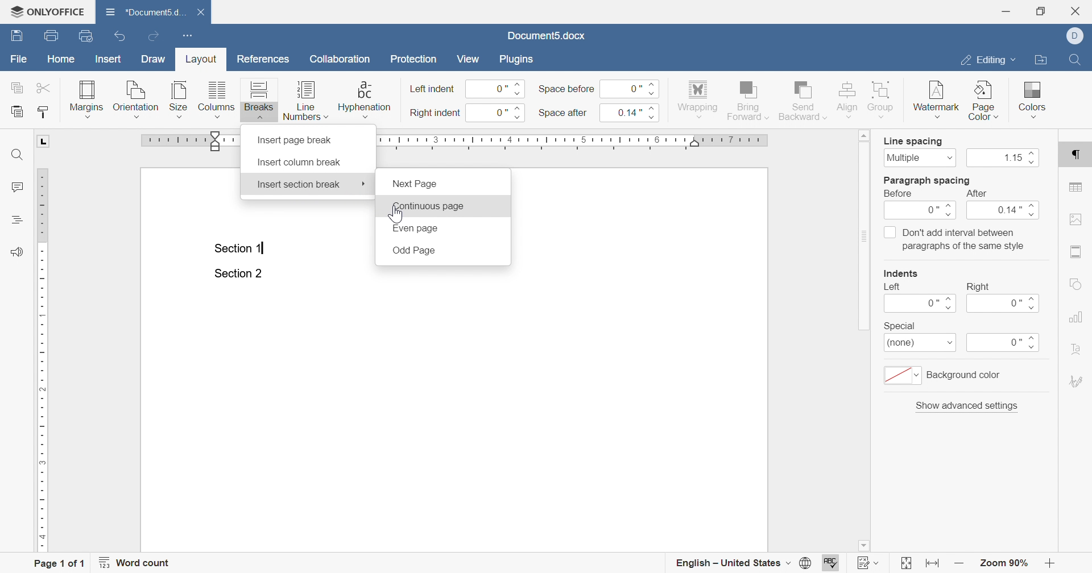  Describe the element at coordinates (1074, 348) in the screenshot. I see `text art settings` at that location.